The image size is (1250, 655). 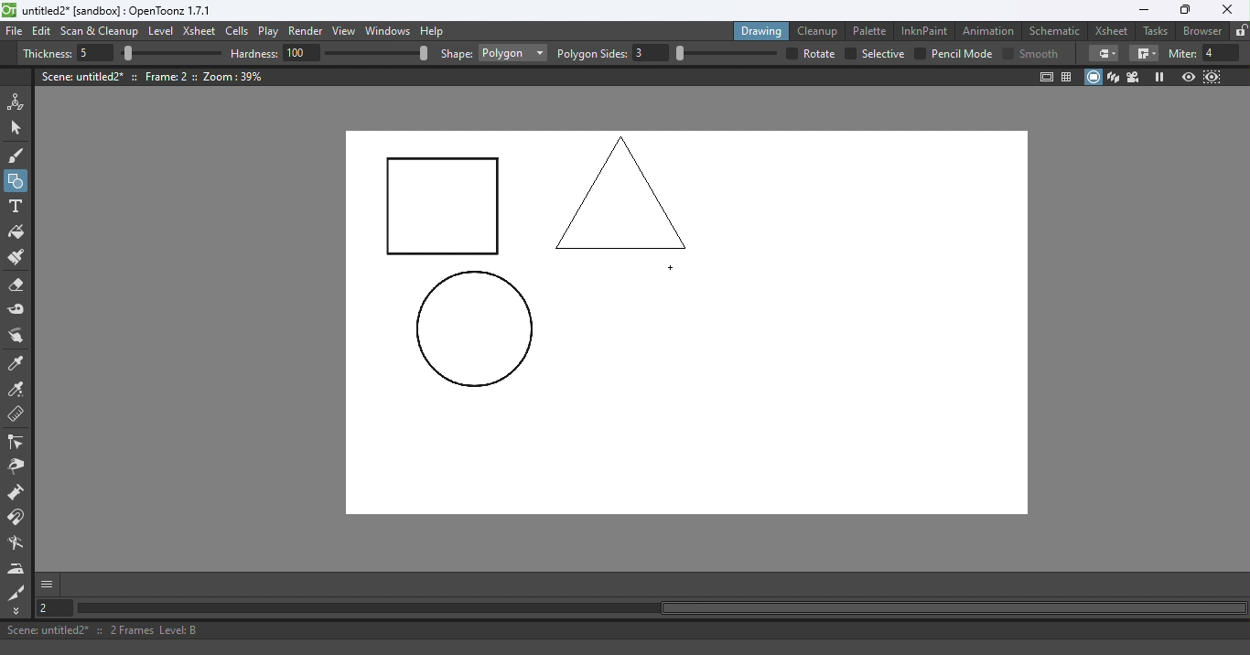 I want to click on hardness, so click(x=256, y=53).